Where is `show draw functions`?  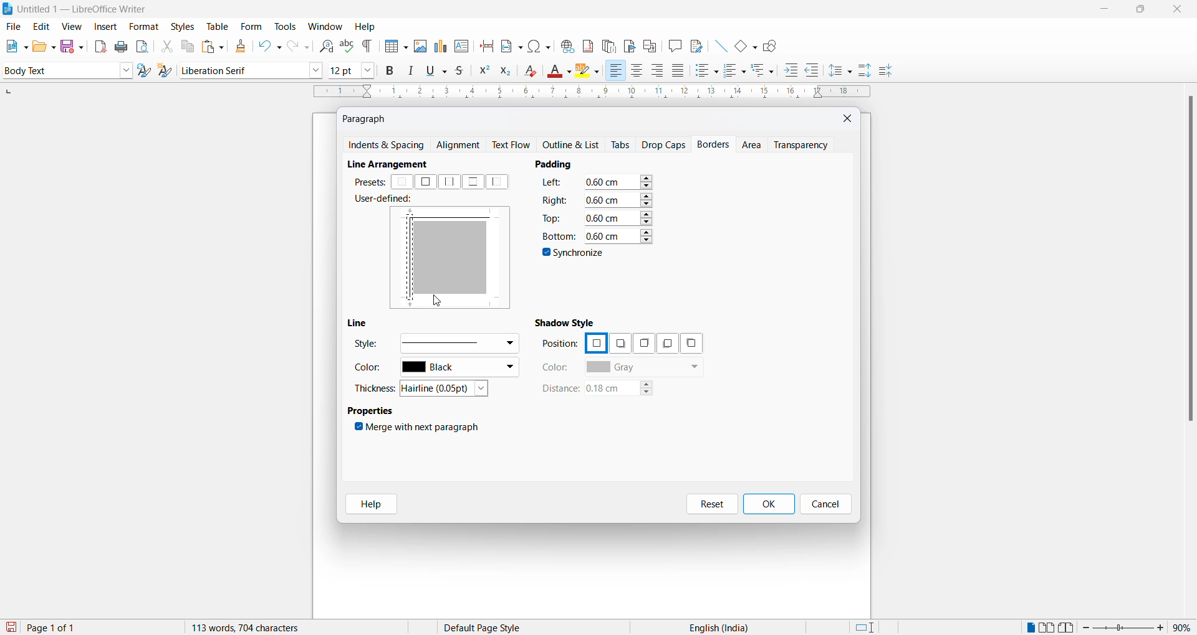 show draw functions is located at coordinates (772, 45).